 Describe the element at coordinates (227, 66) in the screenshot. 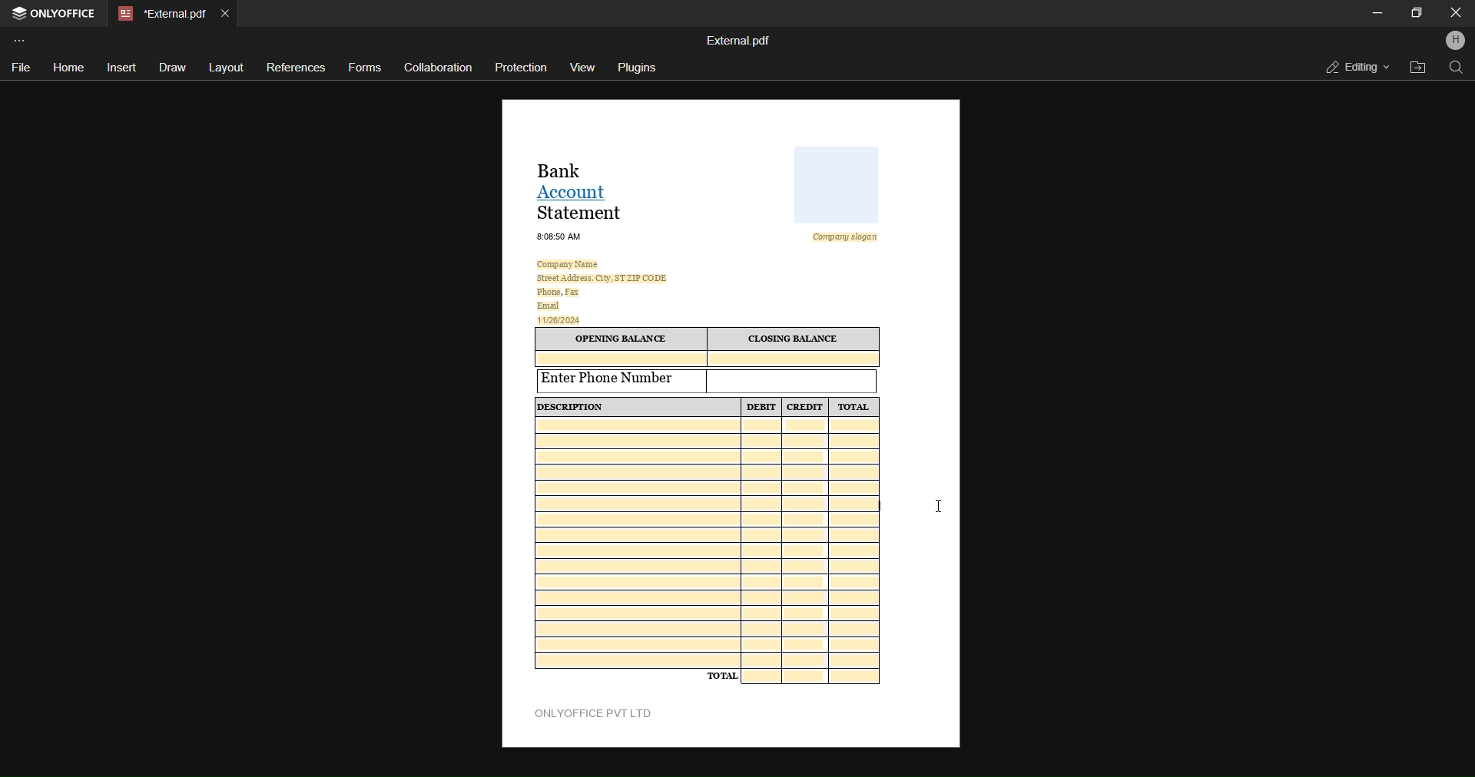

I see `layout` at that location.